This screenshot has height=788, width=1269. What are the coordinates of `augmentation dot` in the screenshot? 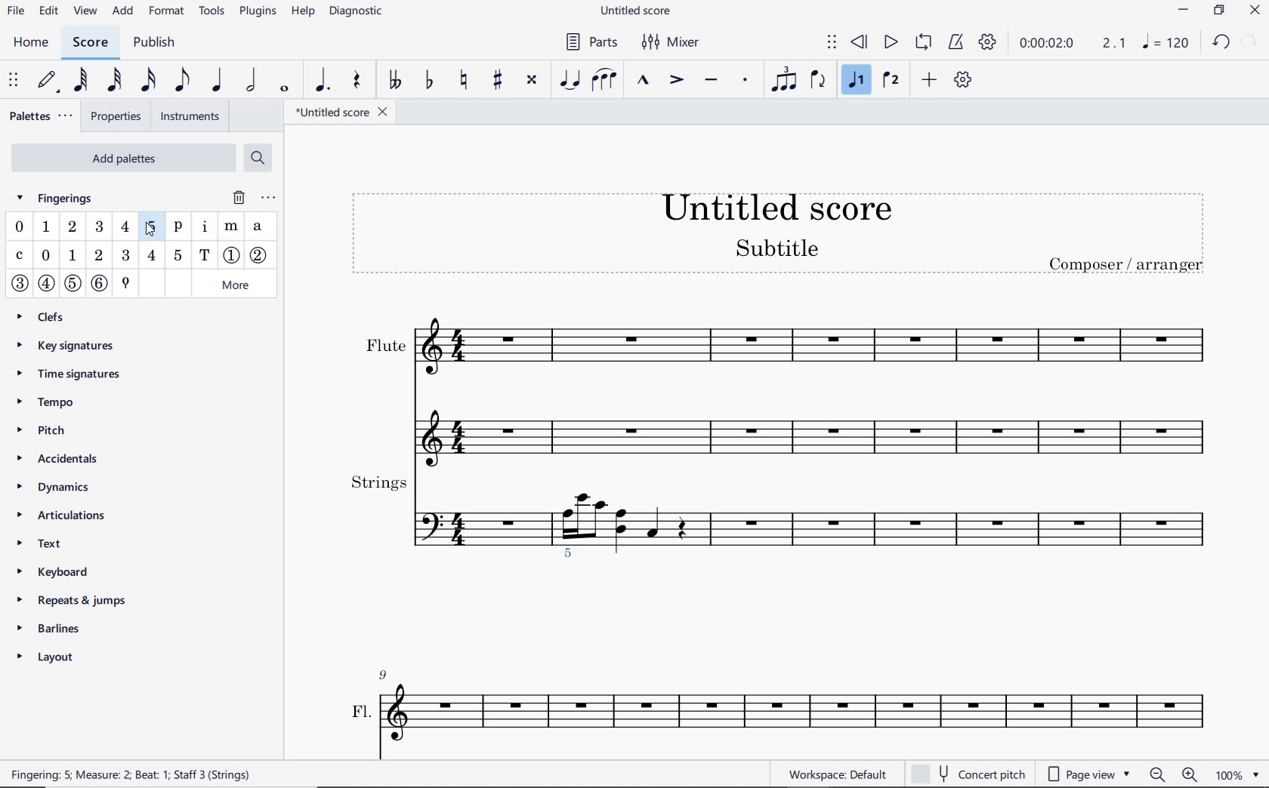 It's located at (326, 78).